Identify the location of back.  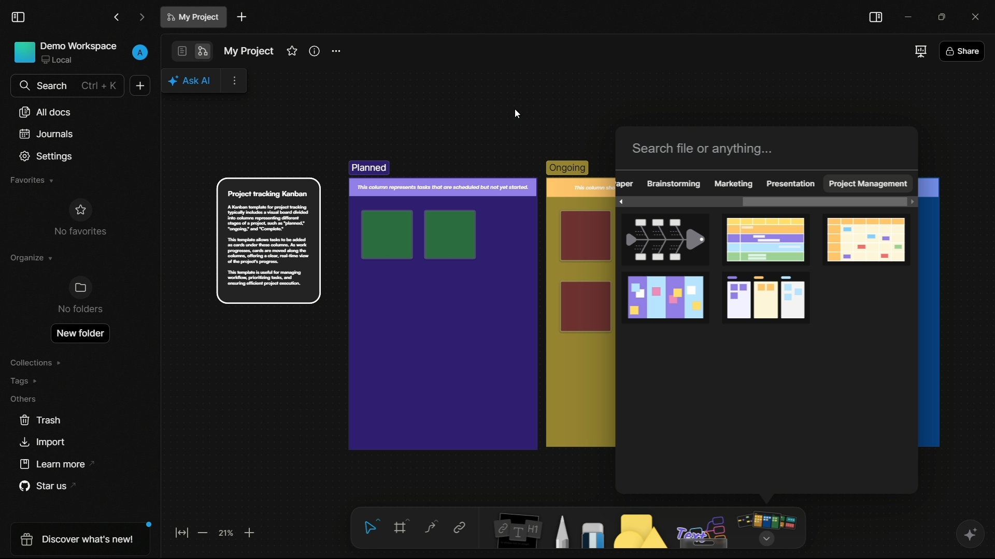
(117, 18).